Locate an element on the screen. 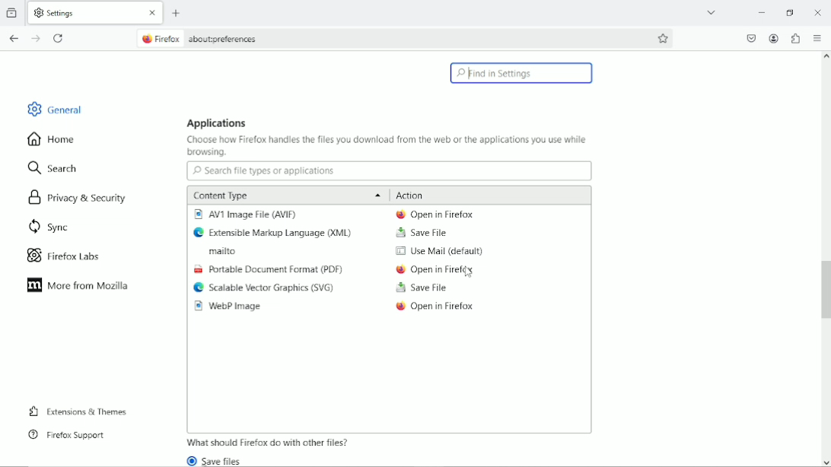 The image size is (831, 467). Reload current tab is located at coordinates (59, 40).